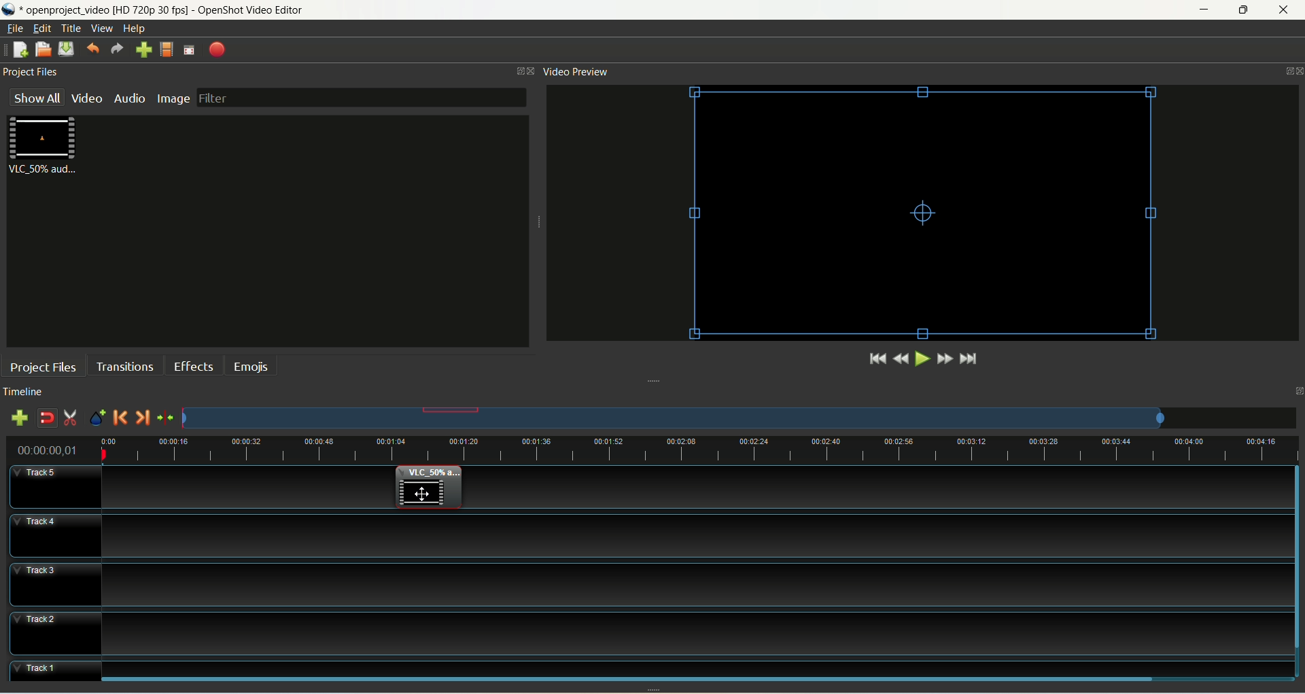 The image size is (1305, 694). What do you see at coordinates (10, 10) in the screenshot?
I see `logo` at bounding box center [10, 10].